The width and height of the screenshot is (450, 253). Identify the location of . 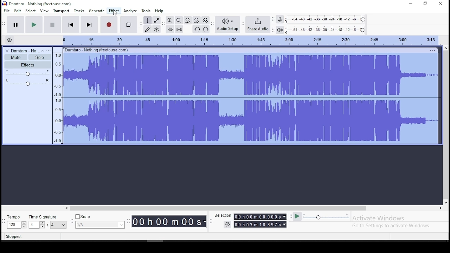
(272, 30).